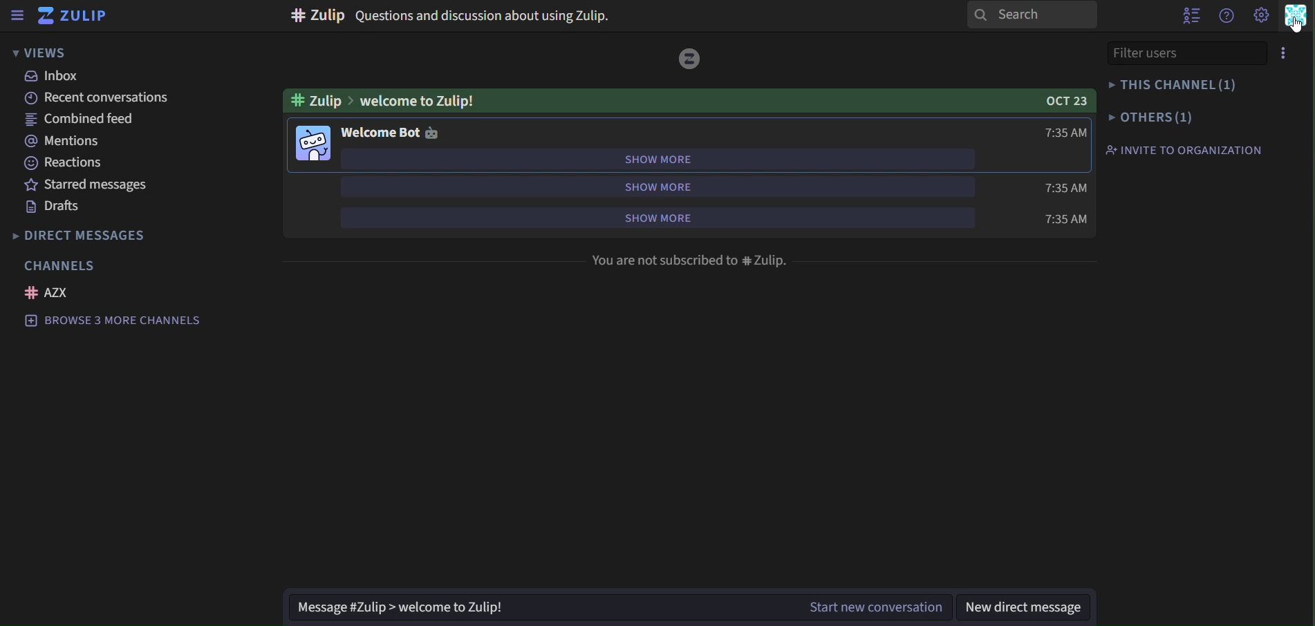 This screenshot has width=1315, height=626. Describe the element at coordinates (315, 99) in the screenshot. I see `#zuliip` at that location.